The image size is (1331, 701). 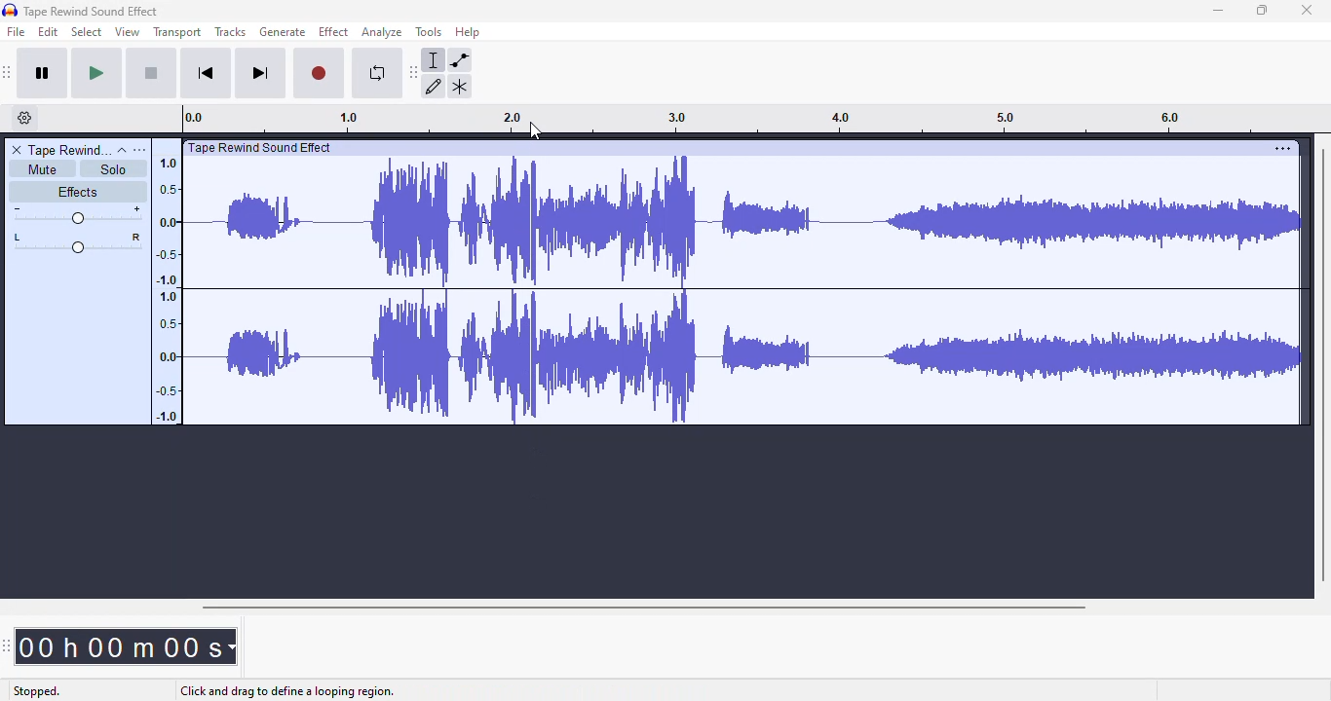 I want to click on close, so click(x=1307, y=10).